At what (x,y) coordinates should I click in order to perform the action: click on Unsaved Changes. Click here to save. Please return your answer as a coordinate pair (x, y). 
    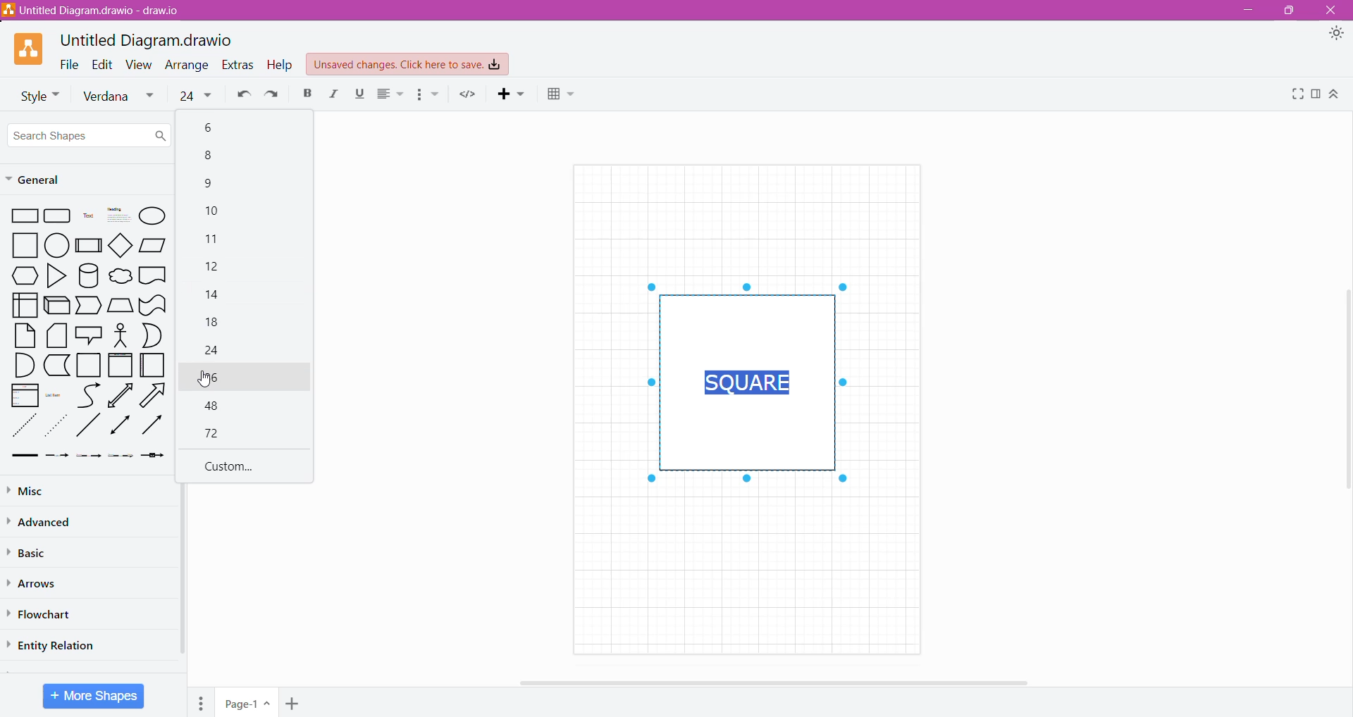
    Looking at the image, I should click on (408, 65).